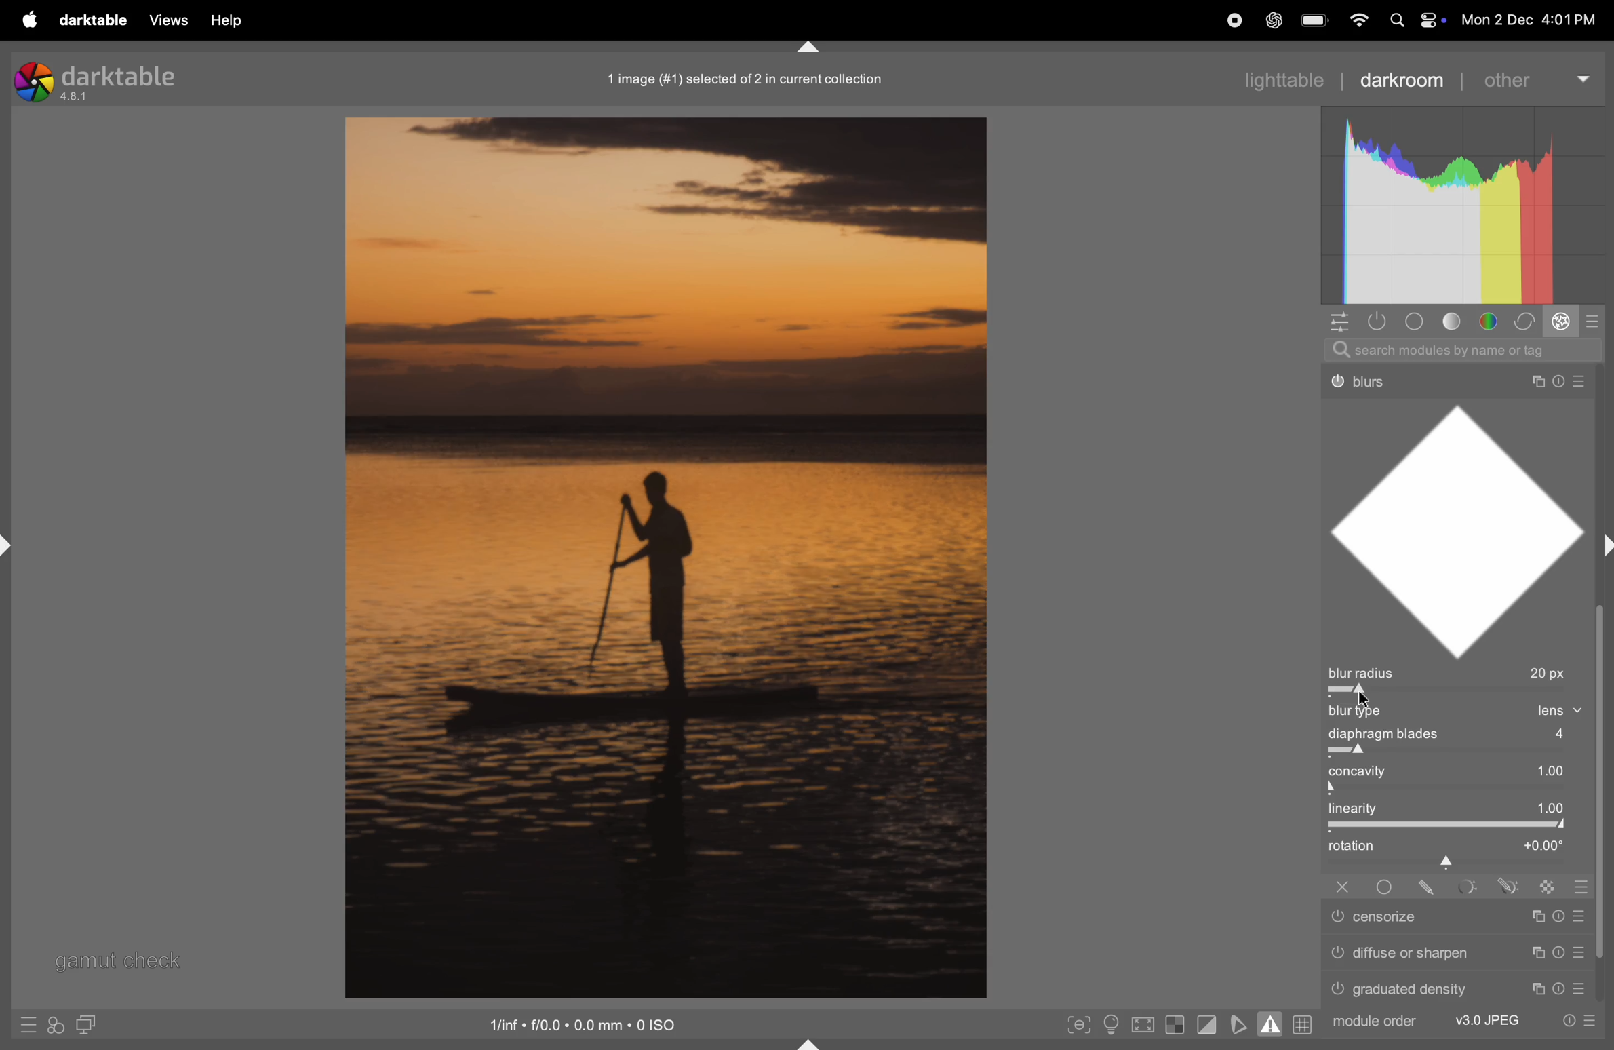  Describe the element at coordinates (1109, 1026) in the screenshot. I see `toggle iso` at that location.